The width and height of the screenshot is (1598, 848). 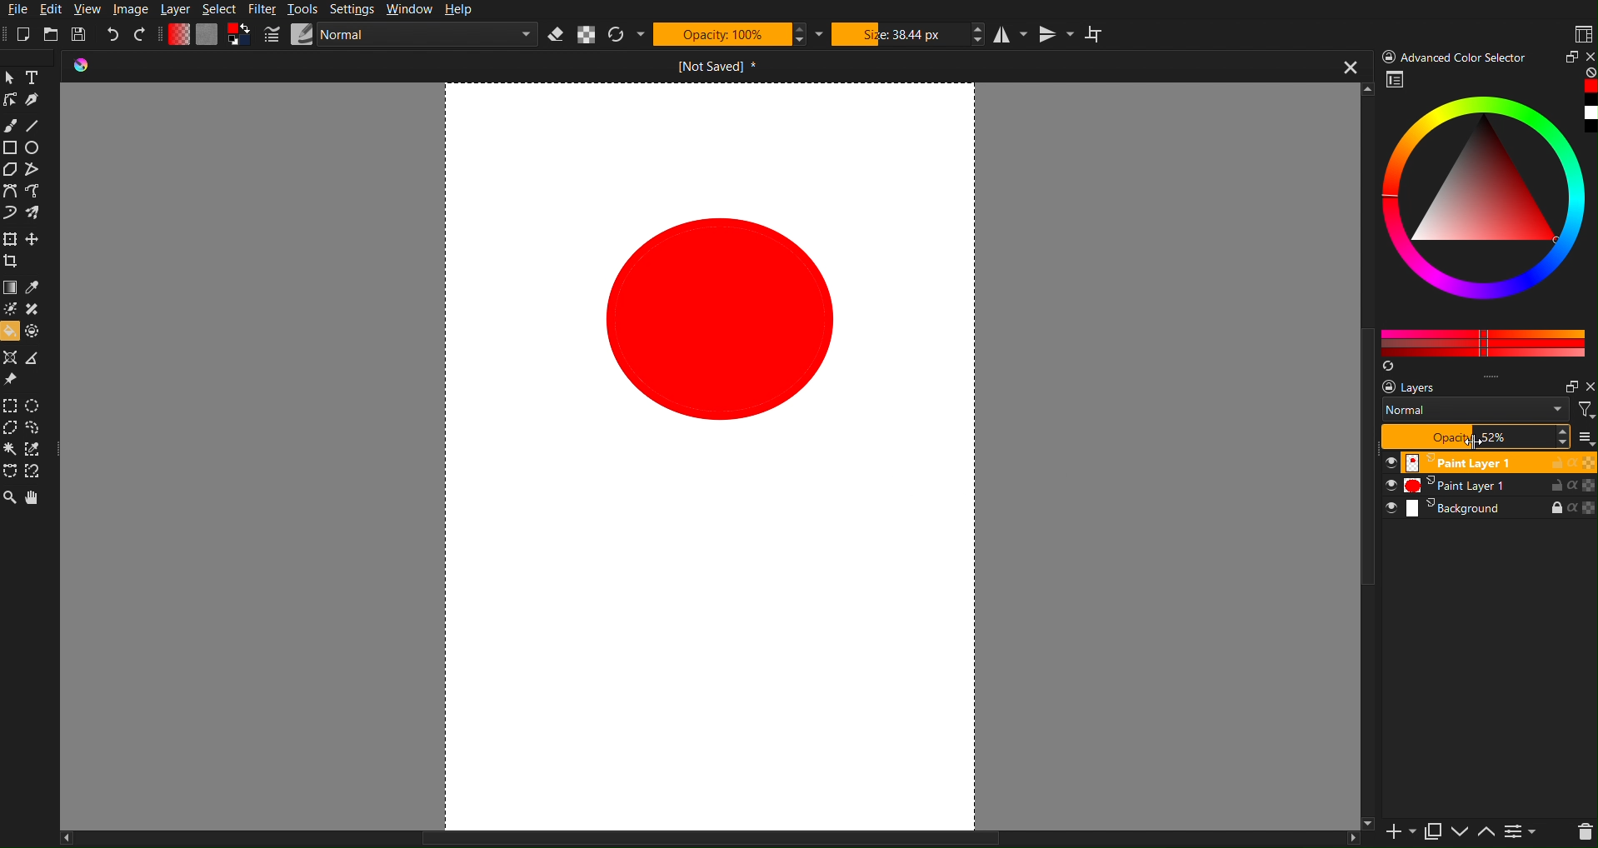 I want to click on Dynamic Brush, so click(x=10, y=212).